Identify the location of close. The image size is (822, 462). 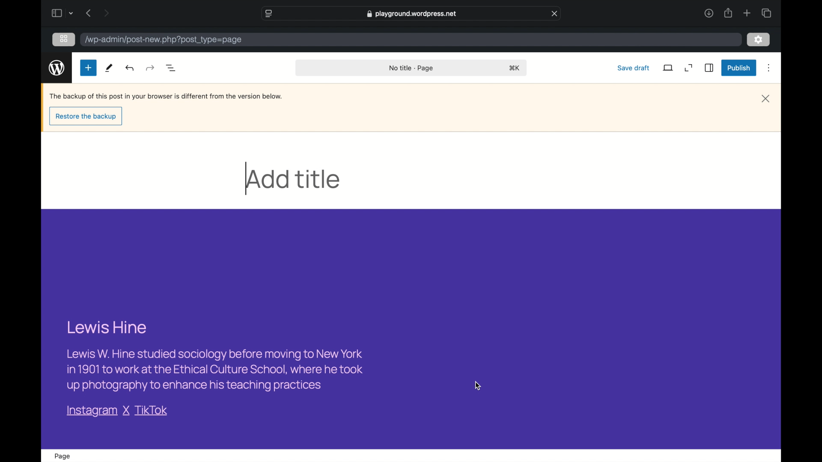
(555, 13).